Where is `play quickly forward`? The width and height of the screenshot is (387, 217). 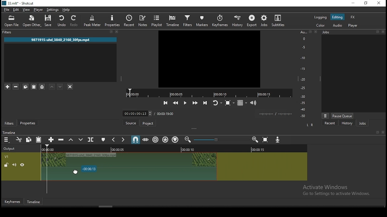
play quickly forward is located at coordinates (196, 102).